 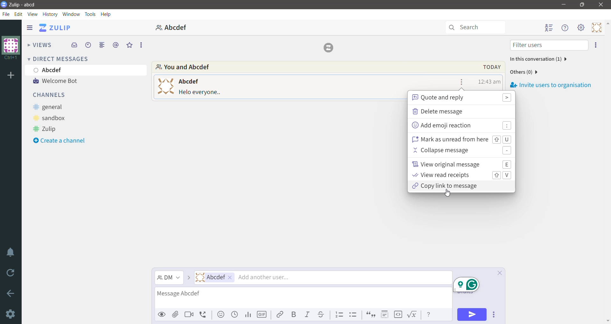 What do you see at coordinates (581, 28) in the screenshot?
I see `Main menu` at bounding box center [581, 28].